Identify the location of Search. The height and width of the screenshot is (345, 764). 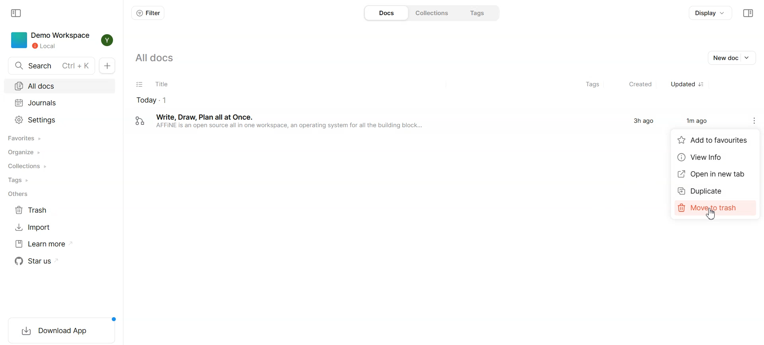
(52, 66).